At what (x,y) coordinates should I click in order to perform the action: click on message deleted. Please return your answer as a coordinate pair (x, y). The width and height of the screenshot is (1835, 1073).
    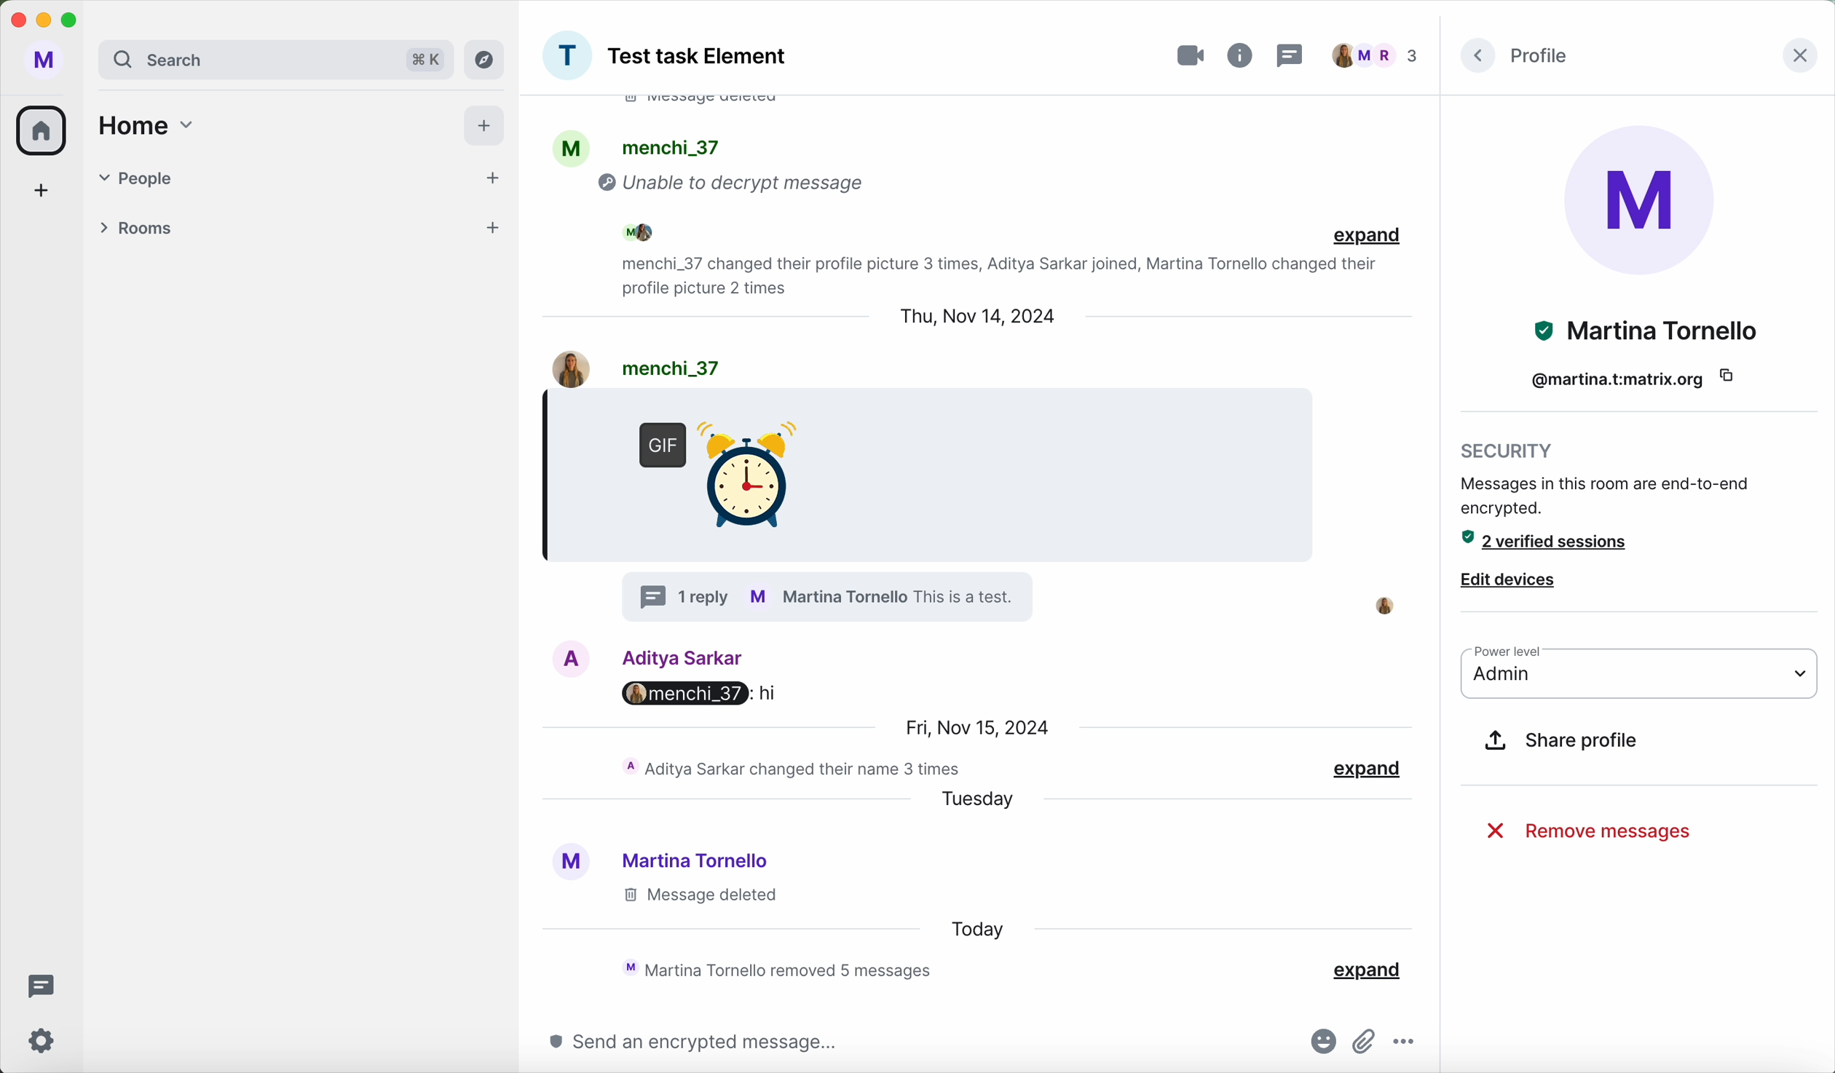
    Looking at the image, I should click on (717, 106).